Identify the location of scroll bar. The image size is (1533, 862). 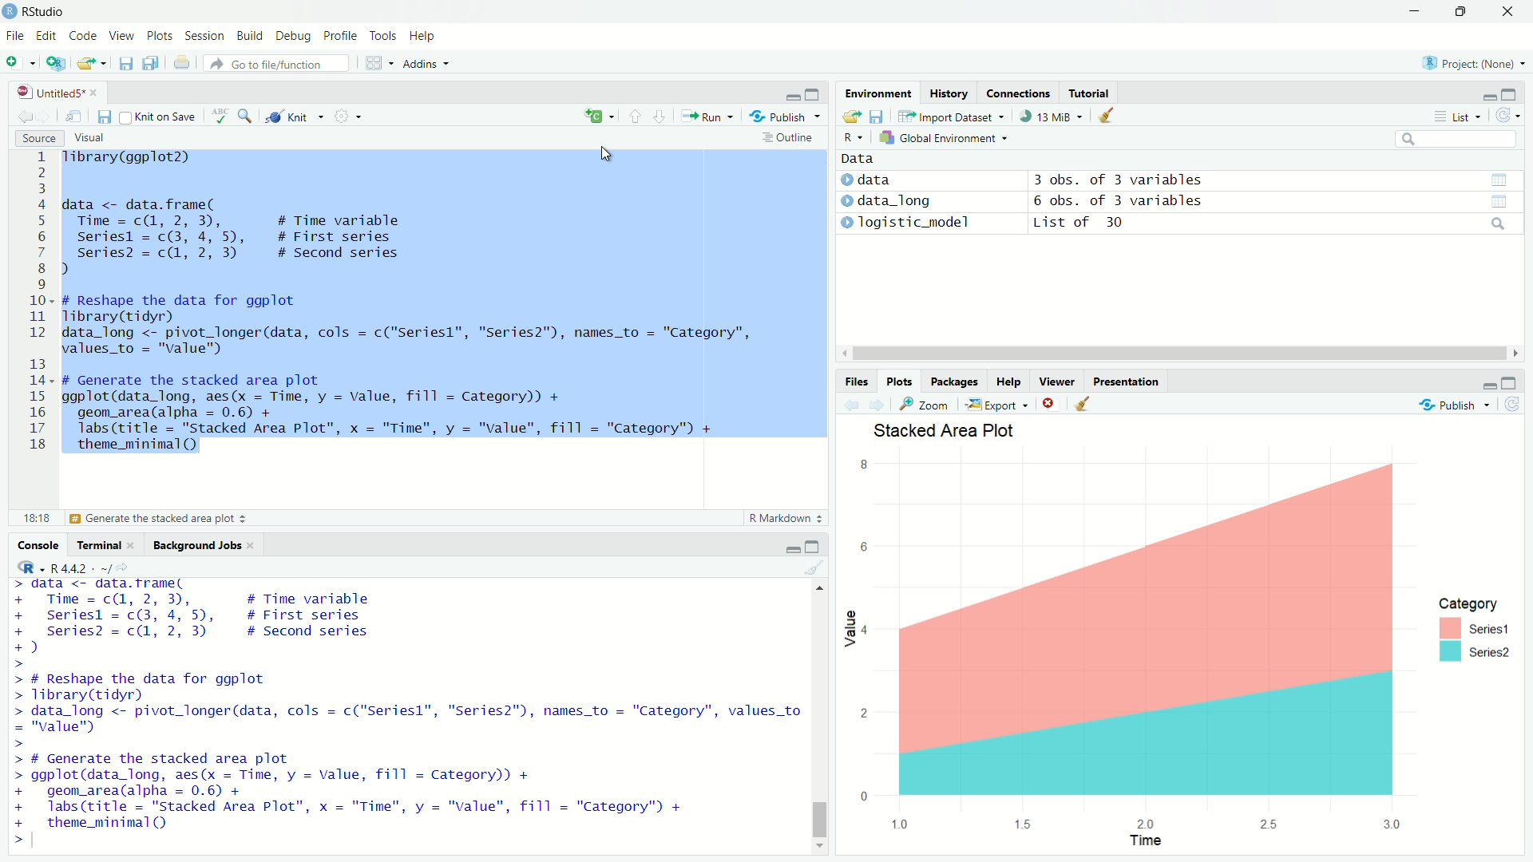
(817, 715).